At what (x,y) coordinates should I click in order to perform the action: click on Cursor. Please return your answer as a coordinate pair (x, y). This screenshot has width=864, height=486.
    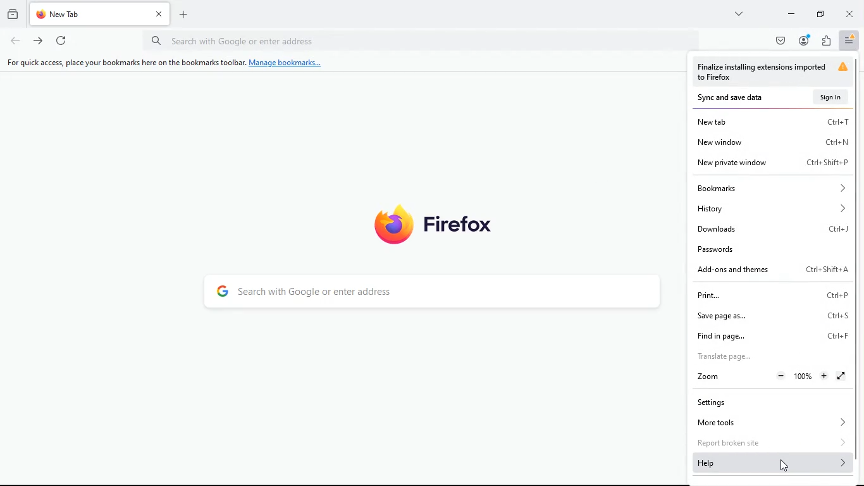
    Looking at the image, I should click on (786, 464).